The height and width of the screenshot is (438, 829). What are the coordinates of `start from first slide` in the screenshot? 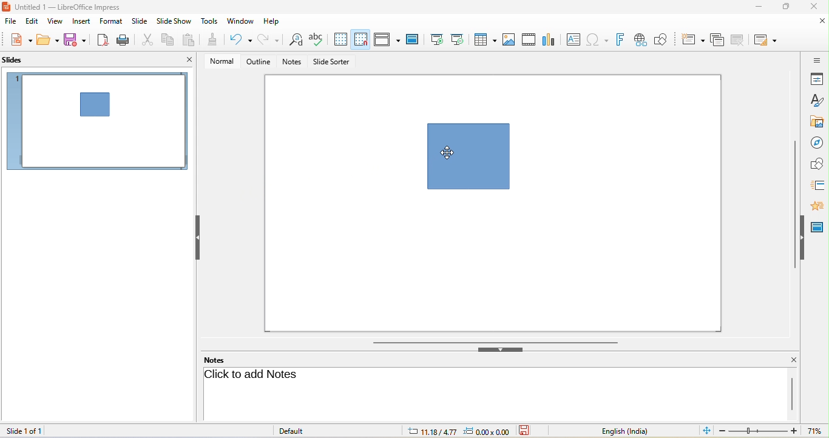 It's located at (436, 38).